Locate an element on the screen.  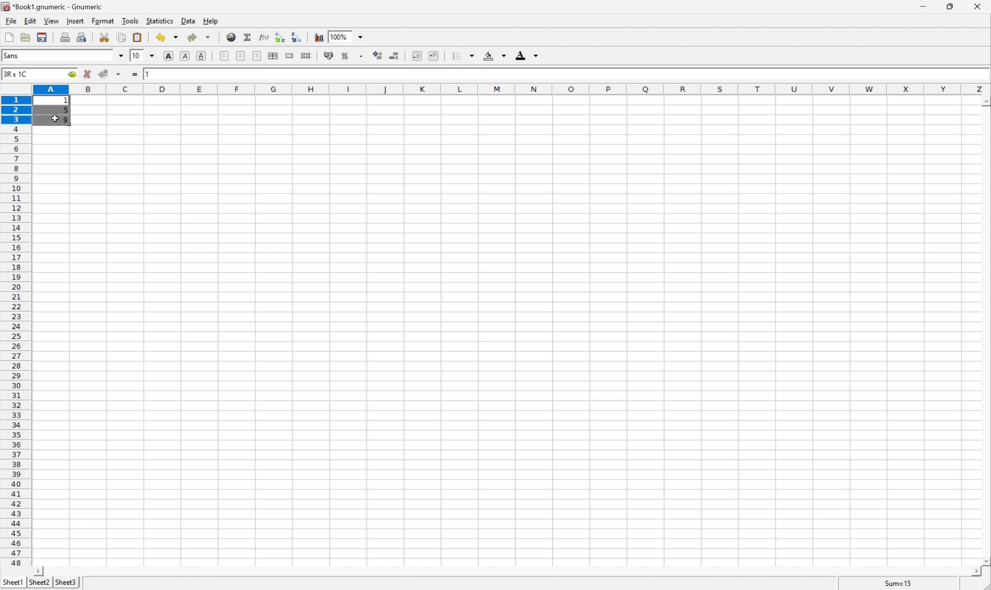
accept changes is located at coordinates (104, 73).